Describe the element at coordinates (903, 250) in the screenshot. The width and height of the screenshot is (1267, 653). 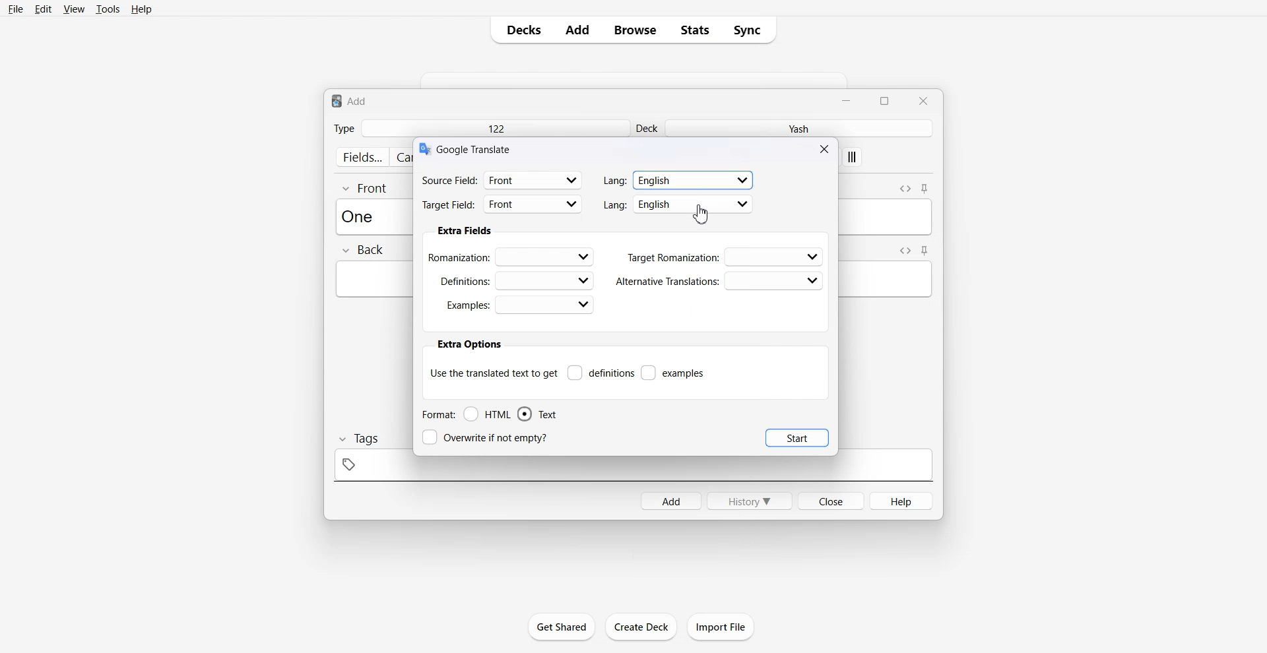
I see `Toggle HTML Editor` at that location.